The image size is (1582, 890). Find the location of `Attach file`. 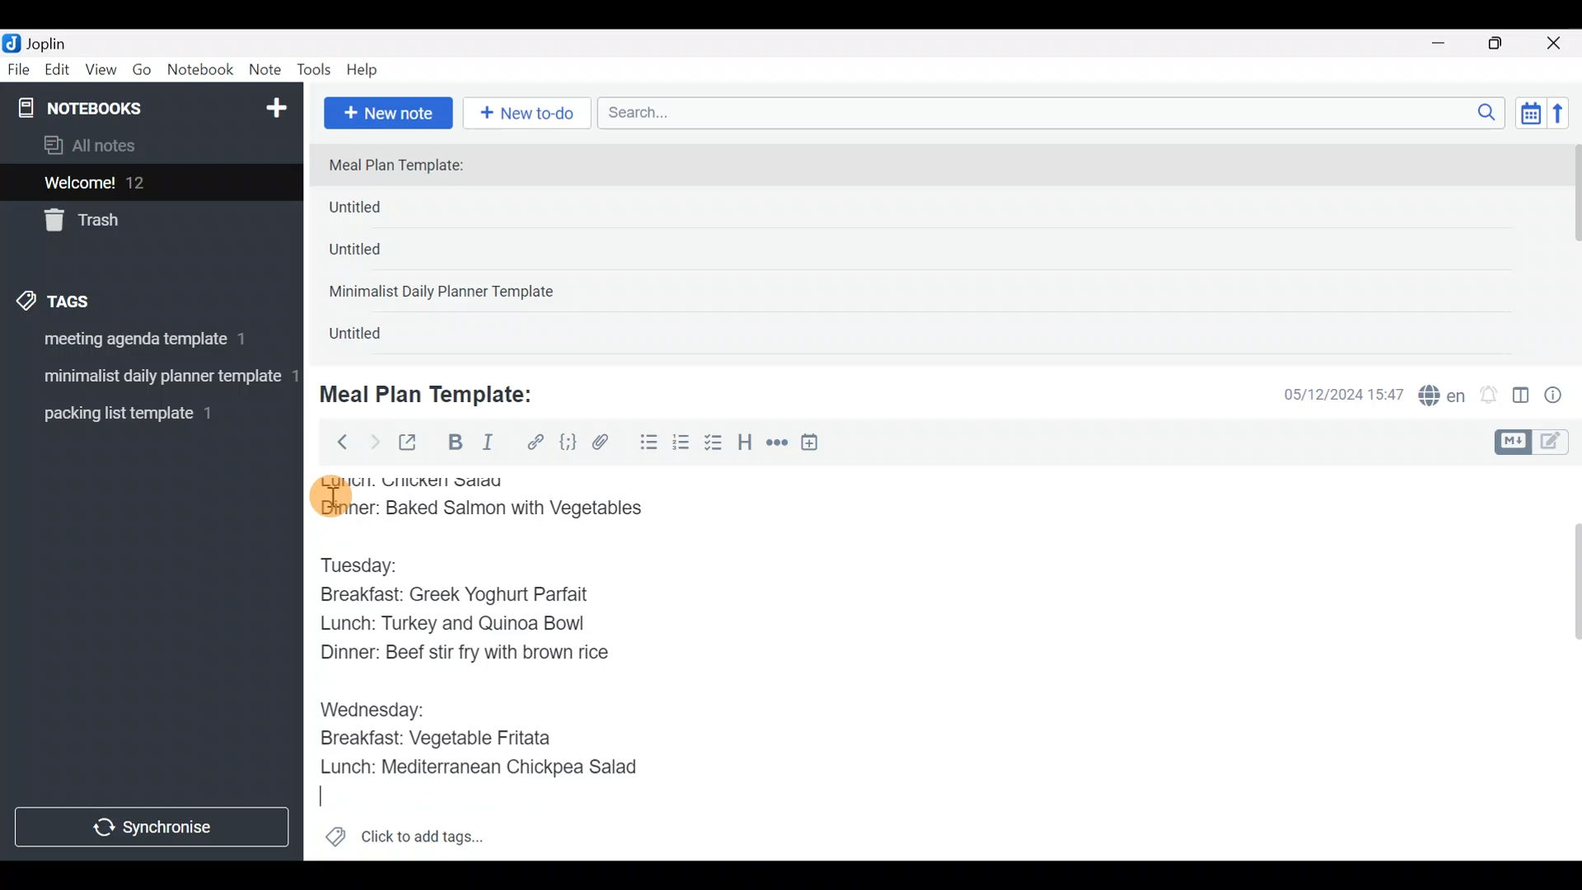

Attach file is located at coordinates (606, 444).